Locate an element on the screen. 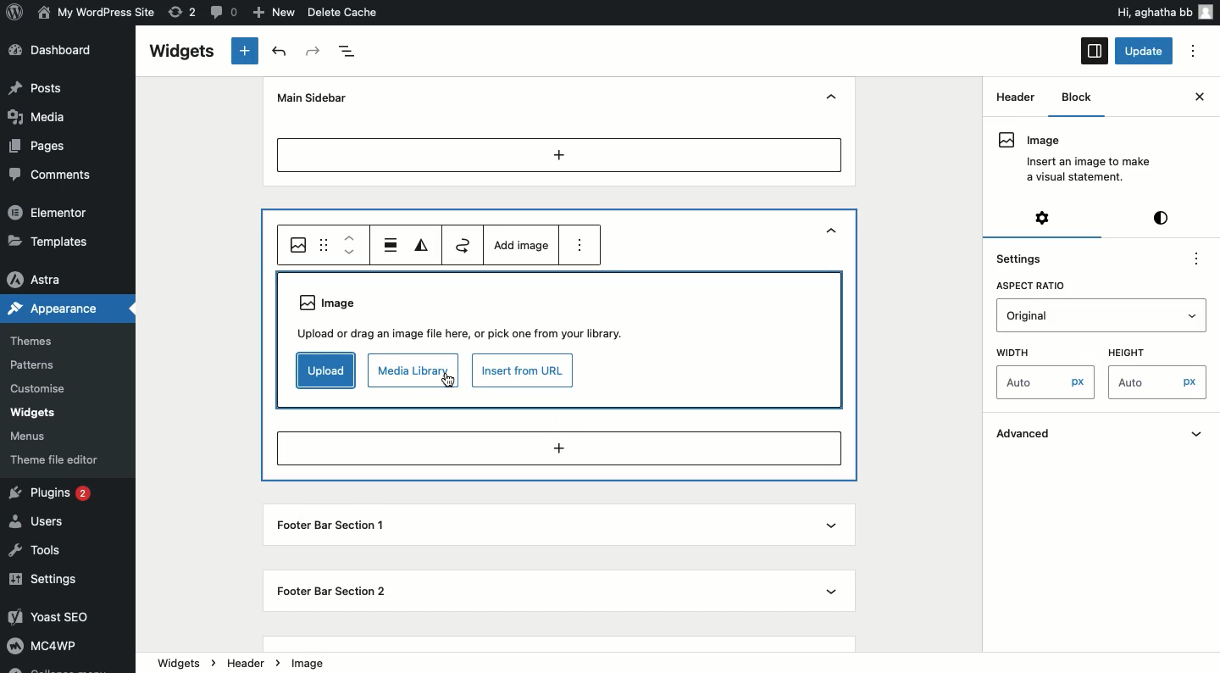 The width and height of the screenshot is (1220, 673). Image is located at coordinates (465, 315).